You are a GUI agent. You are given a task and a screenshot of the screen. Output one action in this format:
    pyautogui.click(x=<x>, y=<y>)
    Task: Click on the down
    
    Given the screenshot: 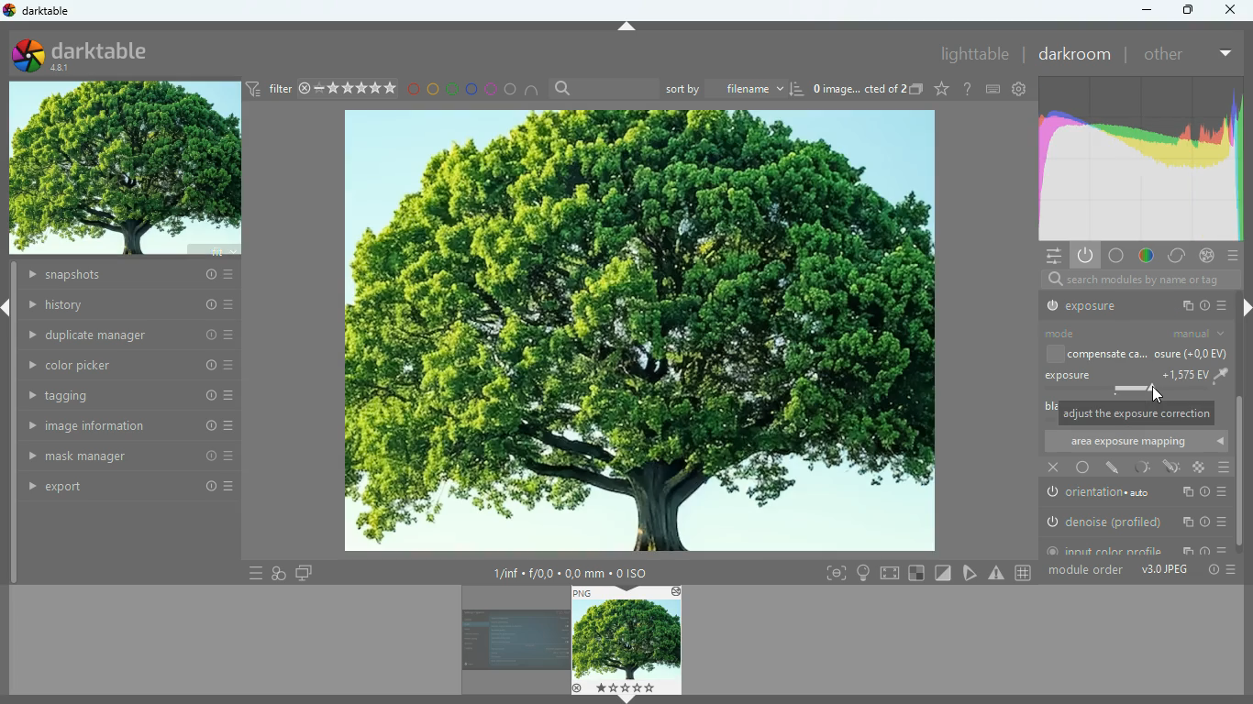 What is the action you would take?
    pyautogui.click(x=627, y=699)
    